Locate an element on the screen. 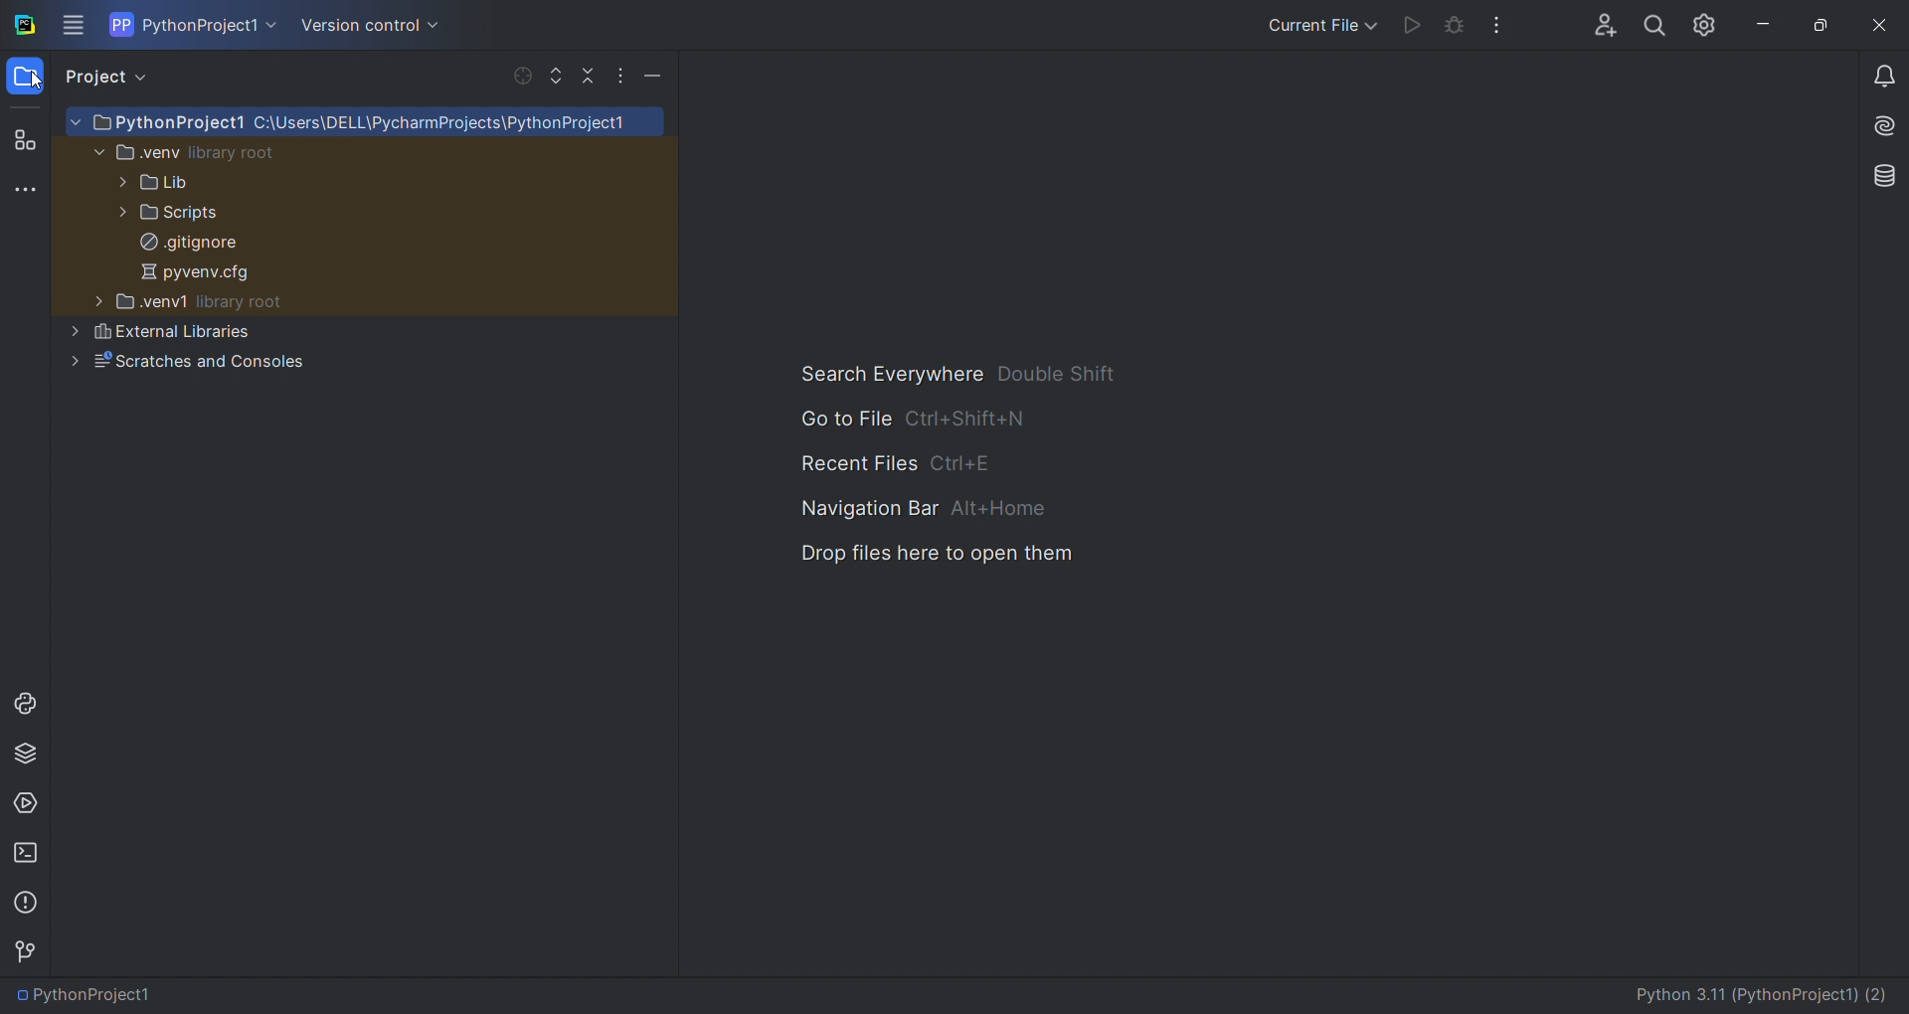 This screenshot has height=1014, width=1909. run/debug options is located at coordinates (1310, 25).